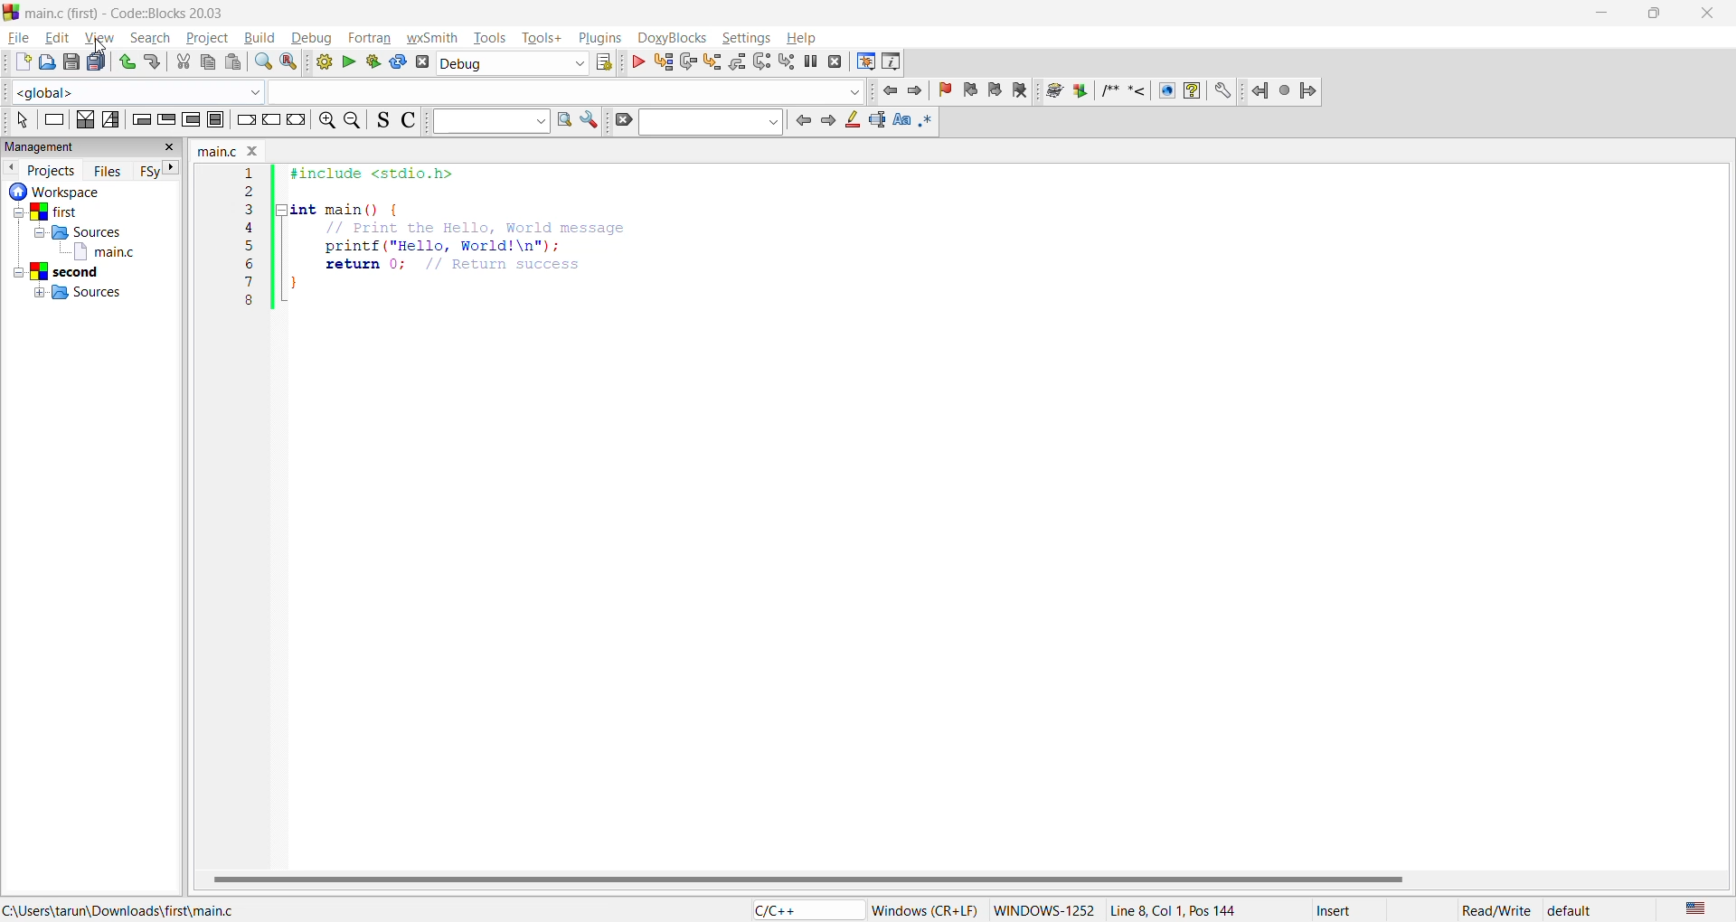 This screenshot has height=922, width=1736. Describe the element at coordinates (355, 122) in the screenshot. I see `zoom out` at that location.